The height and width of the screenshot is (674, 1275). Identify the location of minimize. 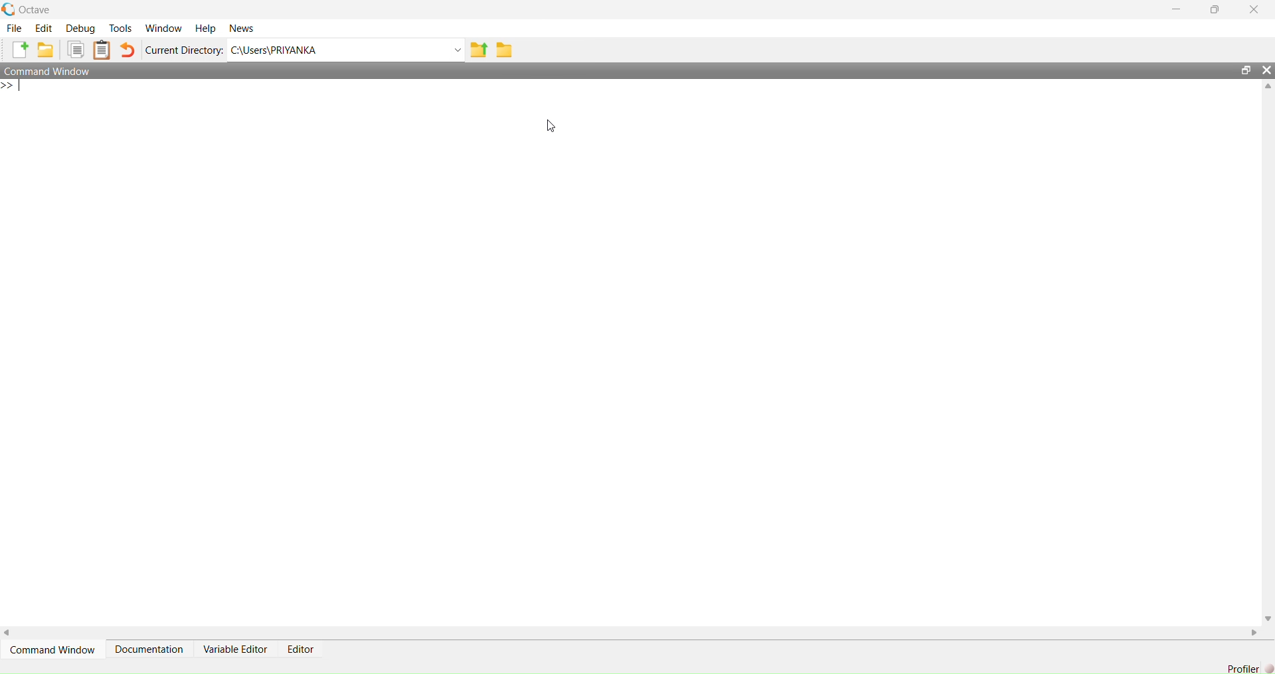
(1177, 9).